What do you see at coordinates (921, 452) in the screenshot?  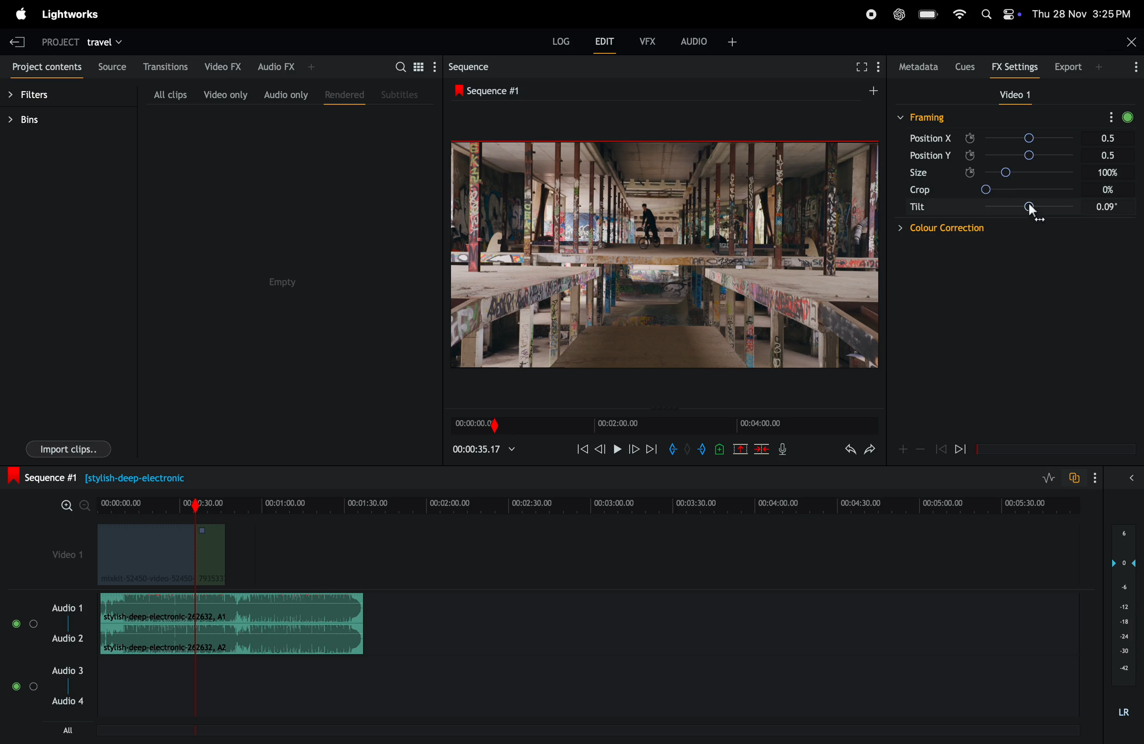 I see `Remove keyframes` at bounding box center [921, 452].